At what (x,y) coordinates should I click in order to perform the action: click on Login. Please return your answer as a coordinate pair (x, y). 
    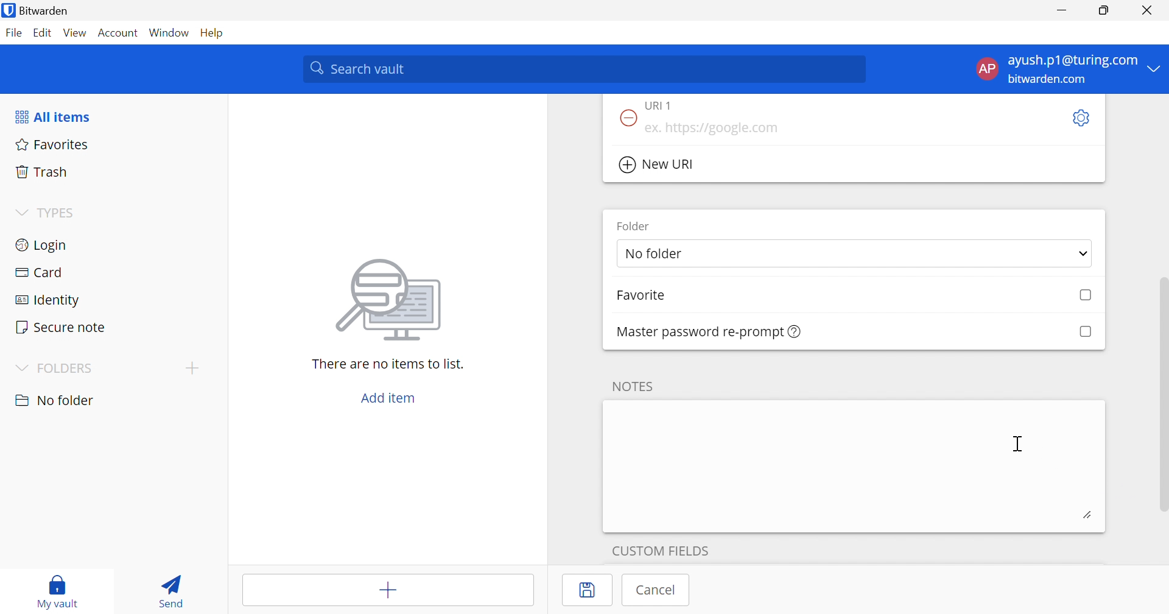
    Looking at the image, I should click on (43, 244).